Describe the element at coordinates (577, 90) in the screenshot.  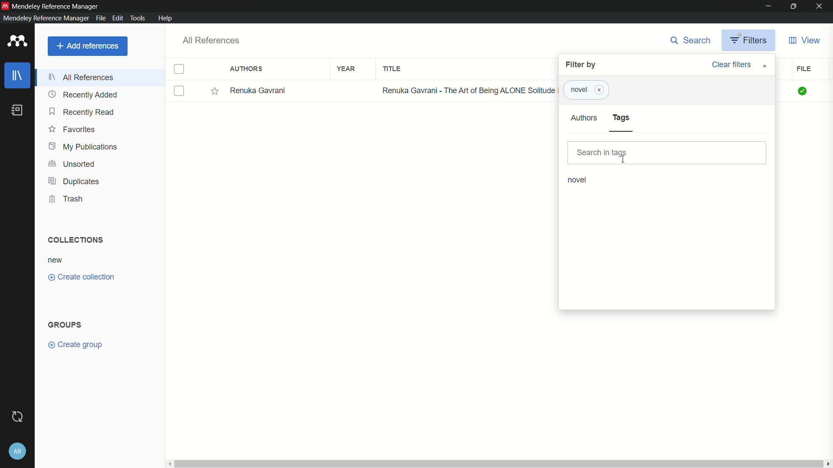
I see `Novel Tag` at that location.